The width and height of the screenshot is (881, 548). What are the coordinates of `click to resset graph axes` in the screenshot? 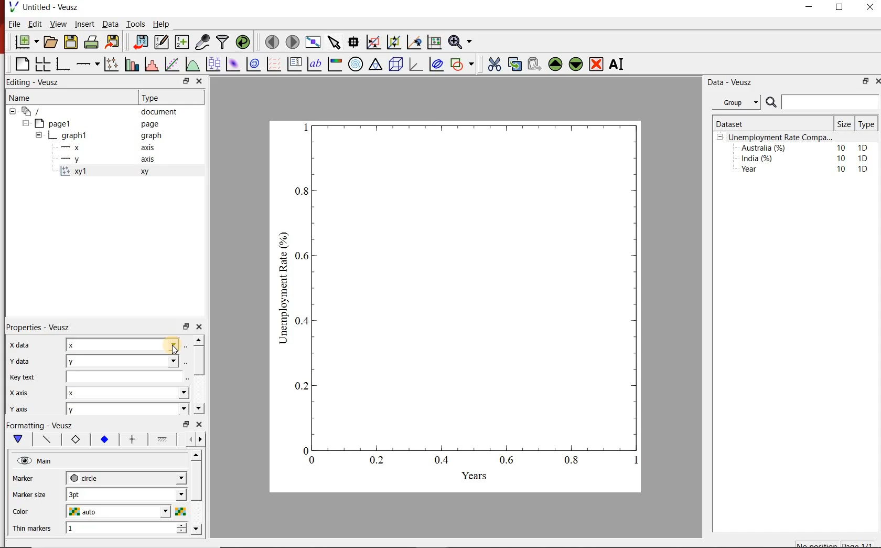 It's located at (435, 41).